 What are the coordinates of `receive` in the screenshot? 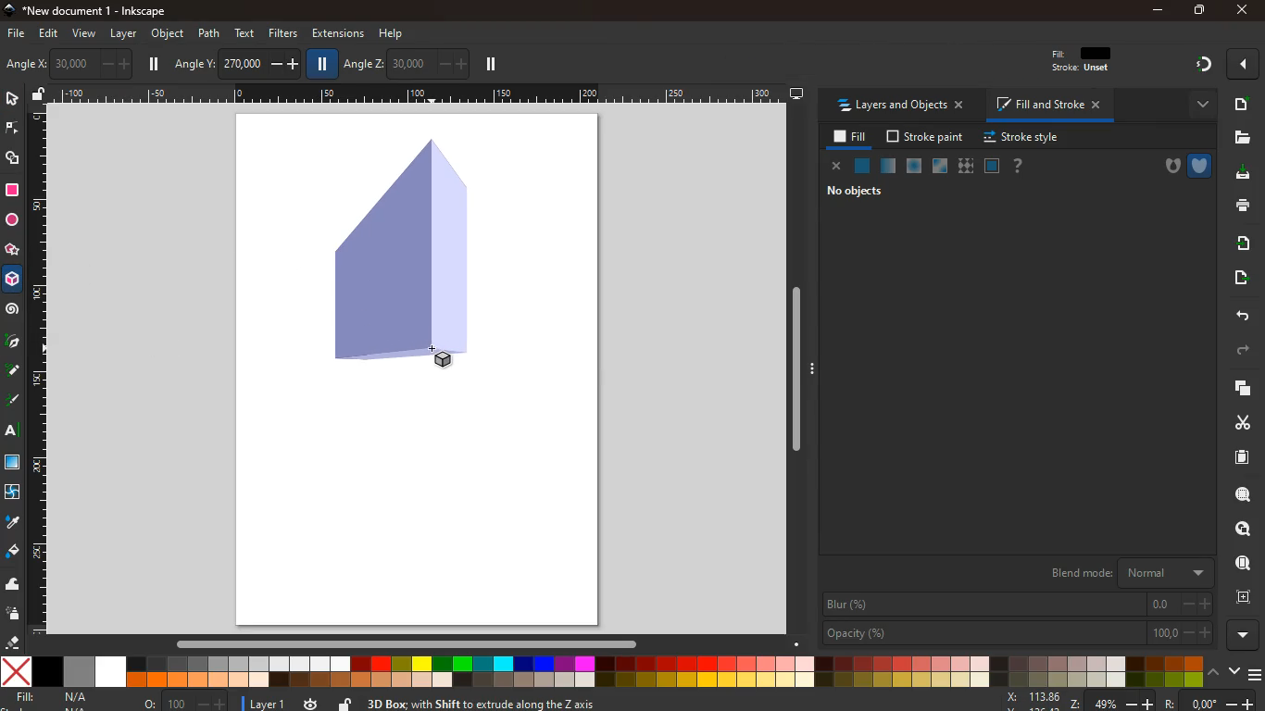 It's located at (1237, 243).